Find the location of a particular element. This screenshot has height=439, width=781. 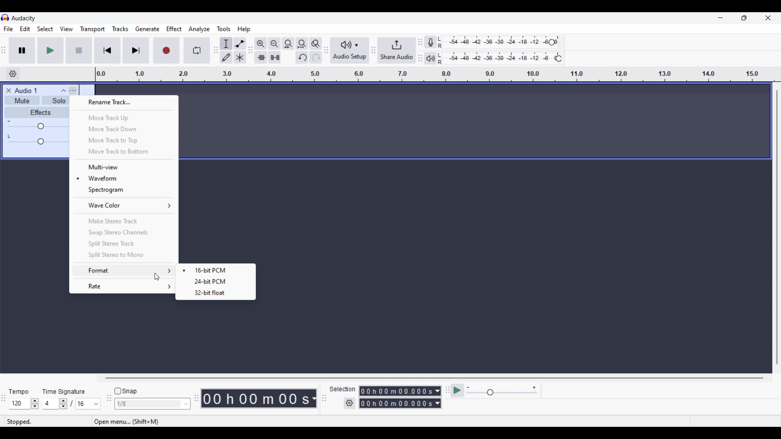

Selected time signature is located at coordinates (84, 404).